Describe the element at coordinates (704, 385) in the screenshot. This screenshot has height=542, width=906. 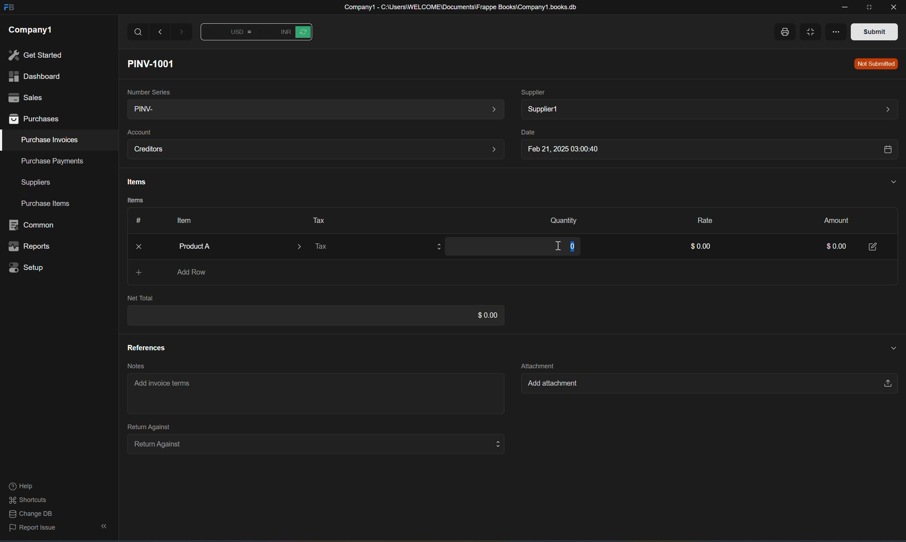
I see `Add attachment` at that location.